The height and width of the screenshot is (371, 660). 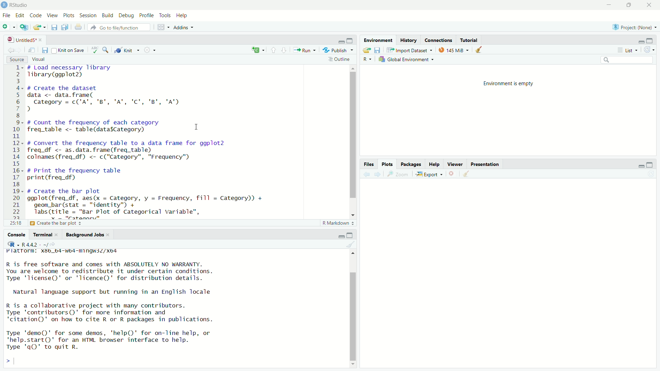 What do you see at coordinates (486, 165) in the screenshot?
I see `presentation` at bounding box center [486, 165].